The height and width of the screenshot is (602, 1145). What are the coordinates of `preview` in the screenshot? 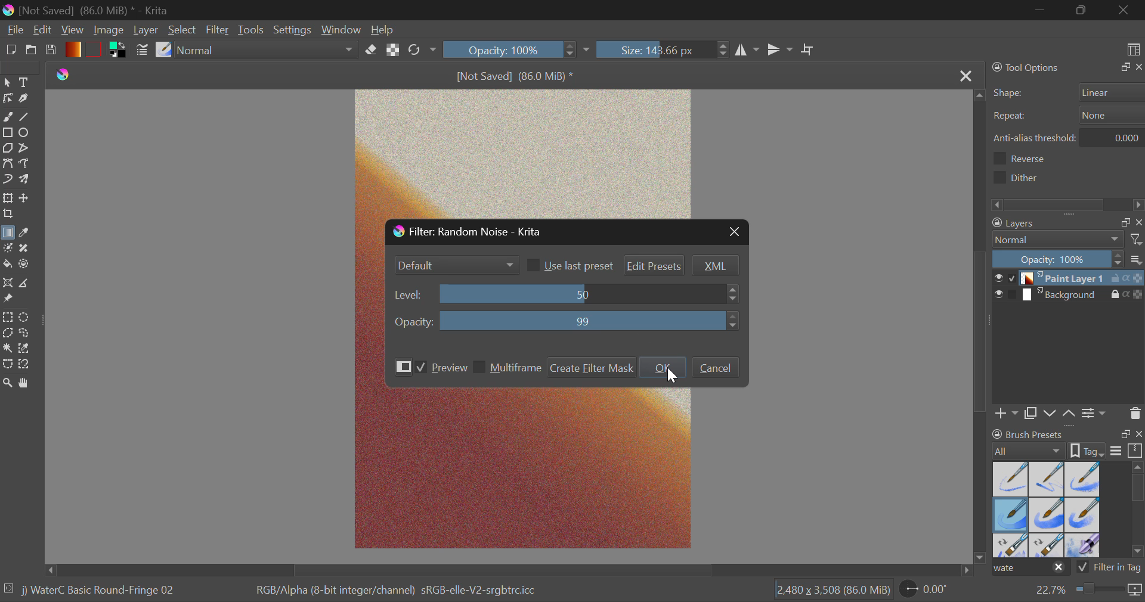 It's located at (997, 296).